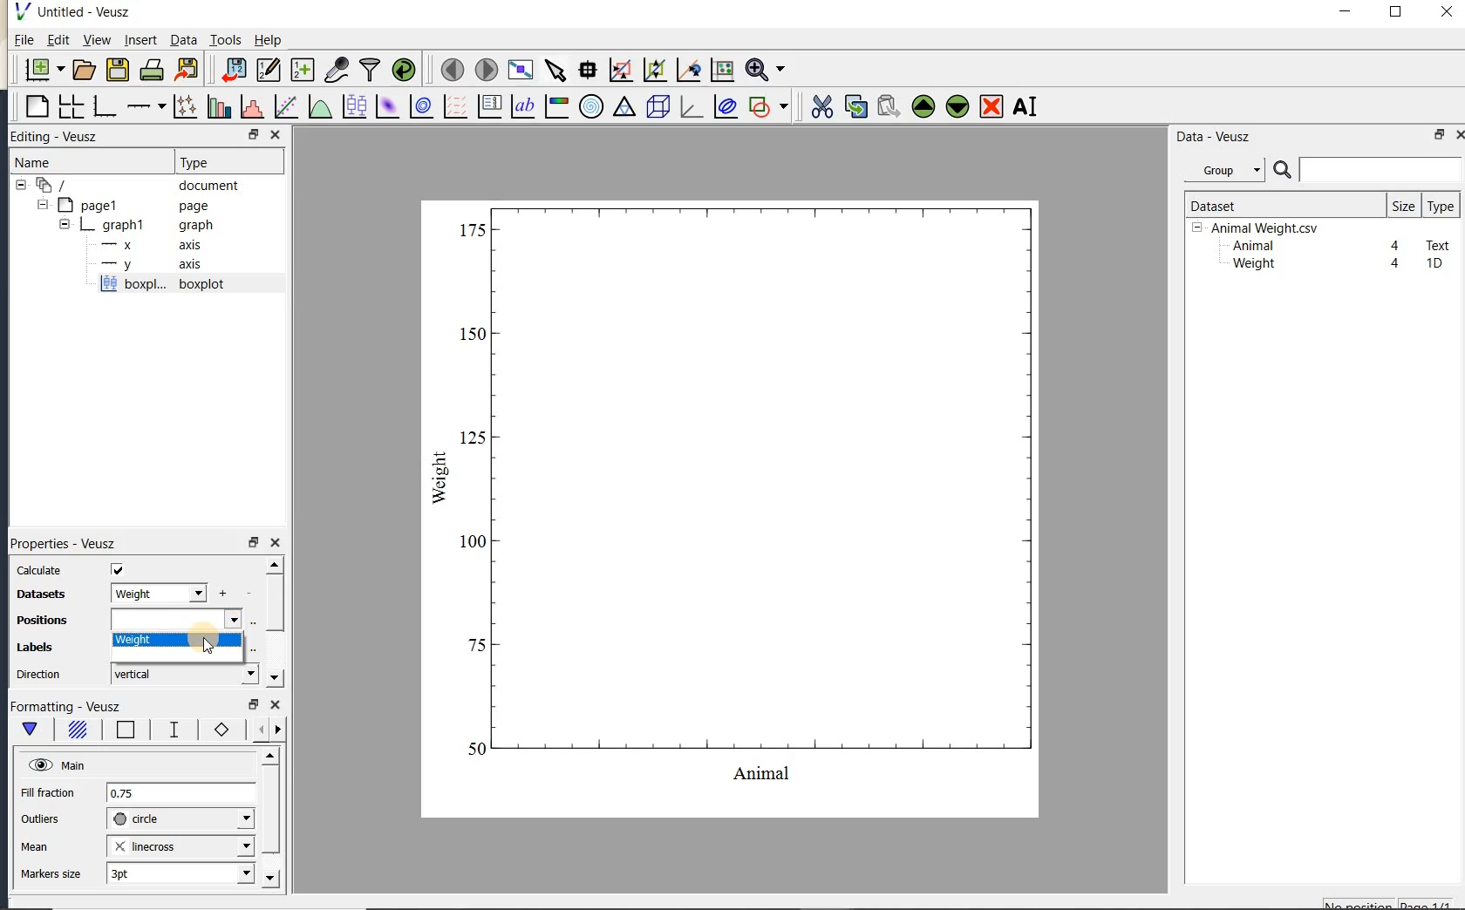  Describe the element at coordinates (485, 68) in the screenshot. I see `move to the next page` at that location.